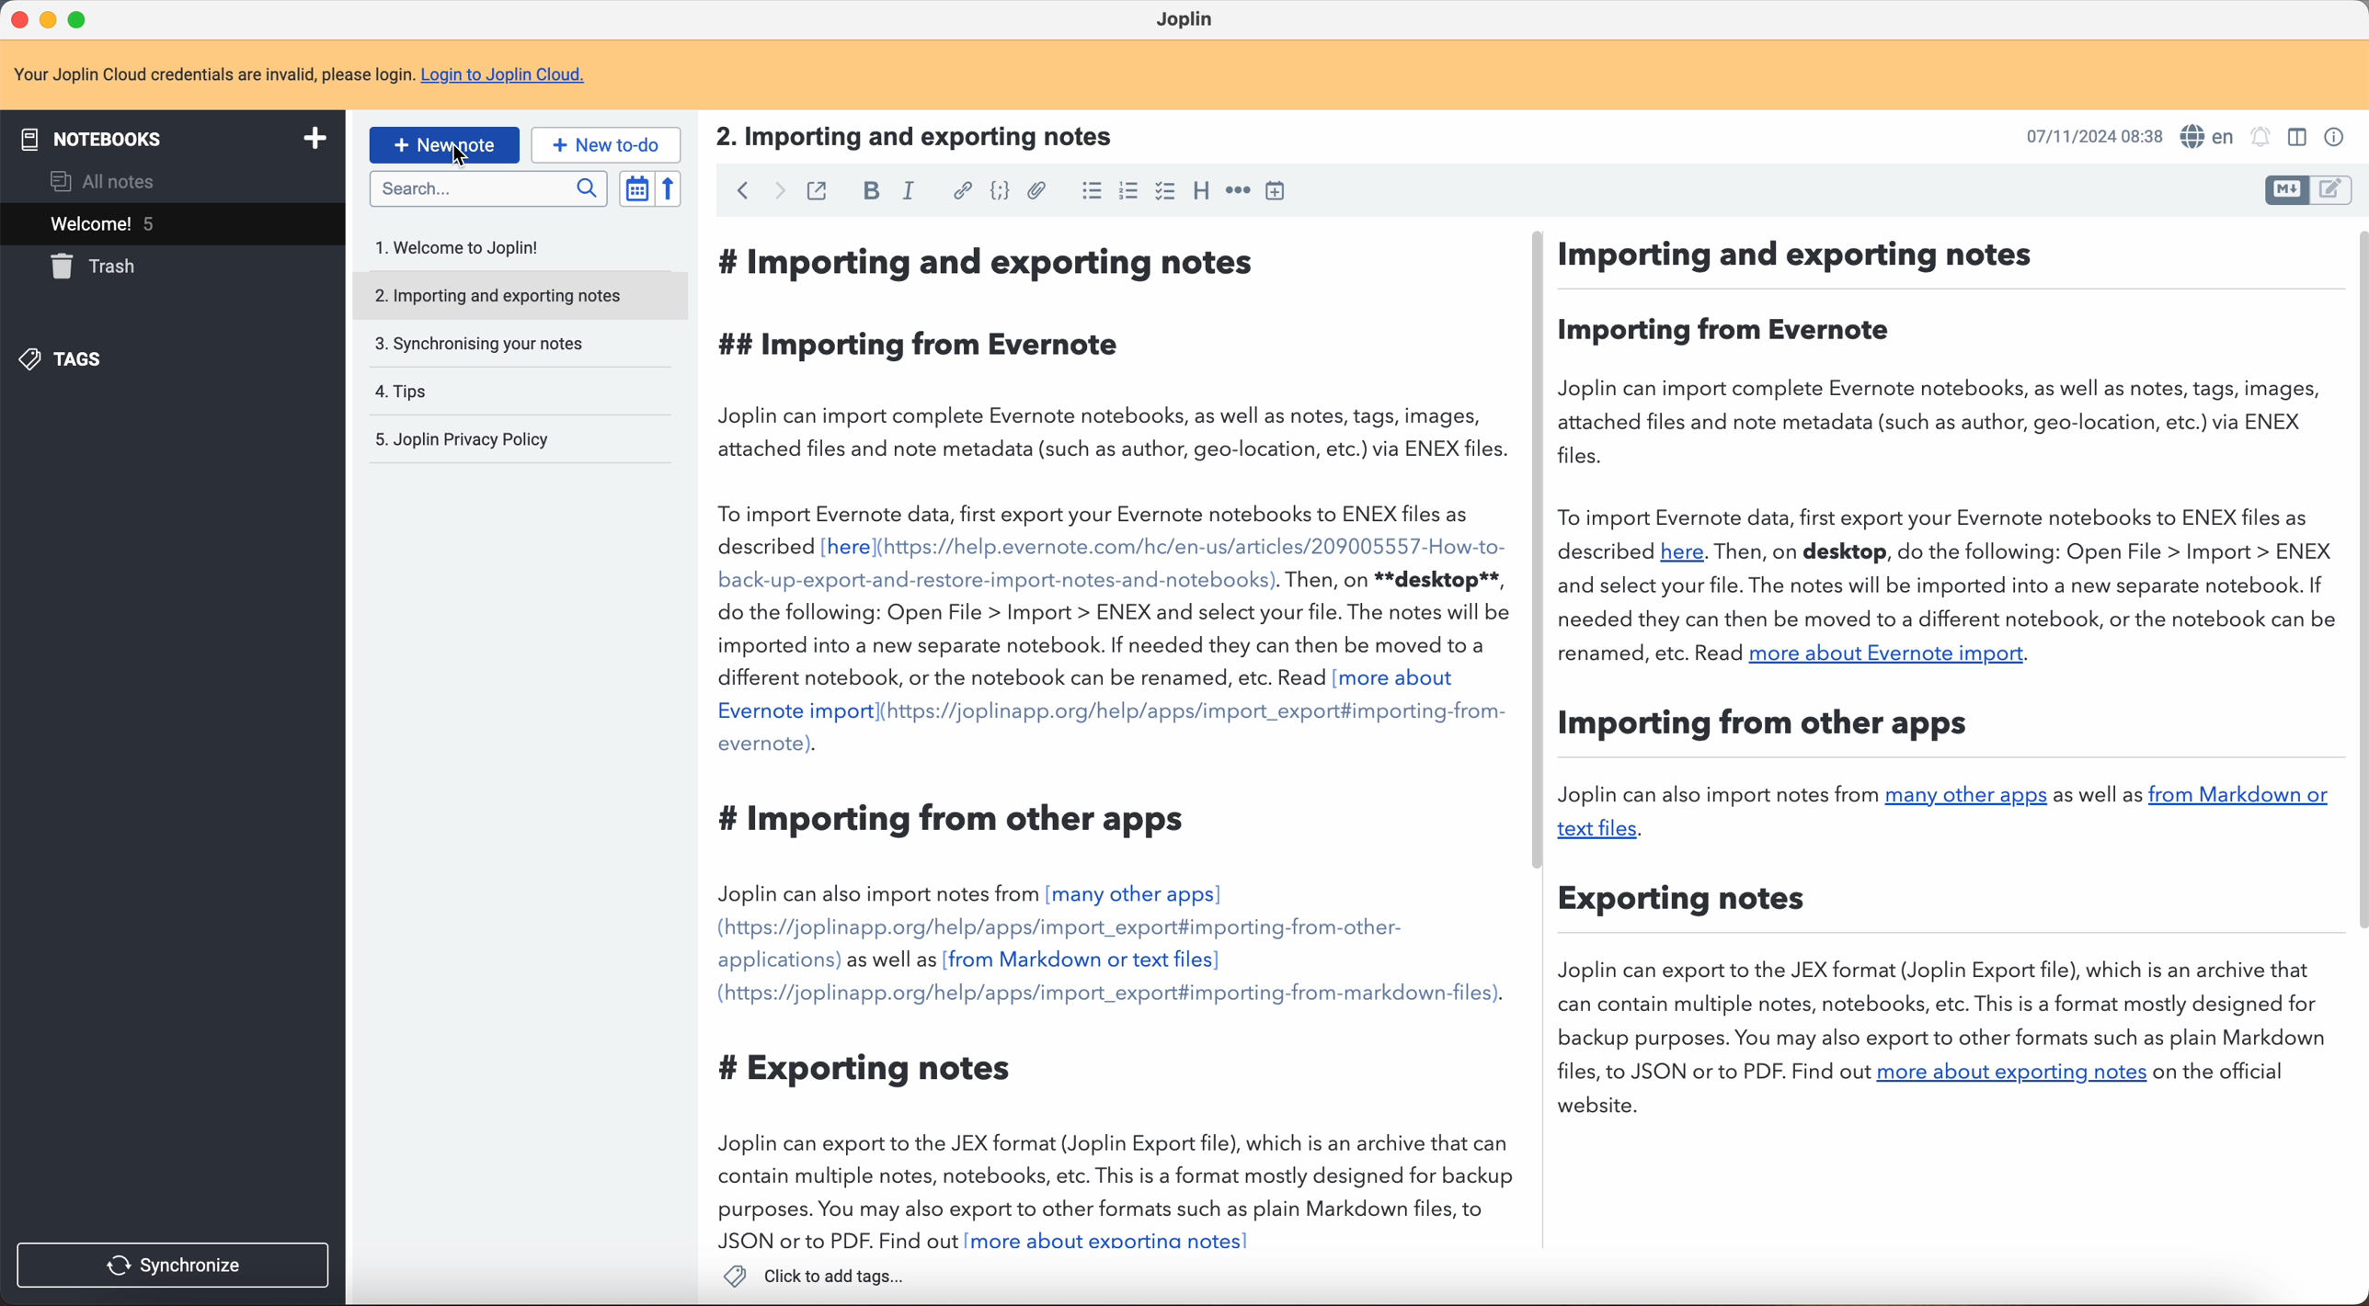 The image size is (2369, 1306). What do you see at coordinates (1275, 190) in the screenshot?
I see `insert time` at bounding box center [1275, 190].